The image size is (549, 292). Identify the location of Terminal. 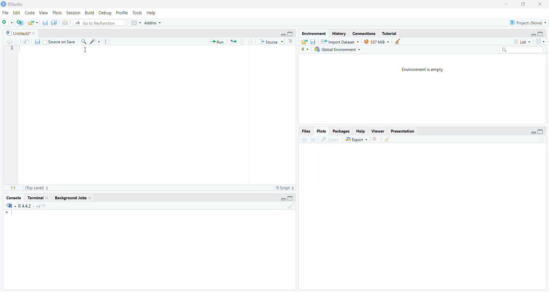
(38, 198).